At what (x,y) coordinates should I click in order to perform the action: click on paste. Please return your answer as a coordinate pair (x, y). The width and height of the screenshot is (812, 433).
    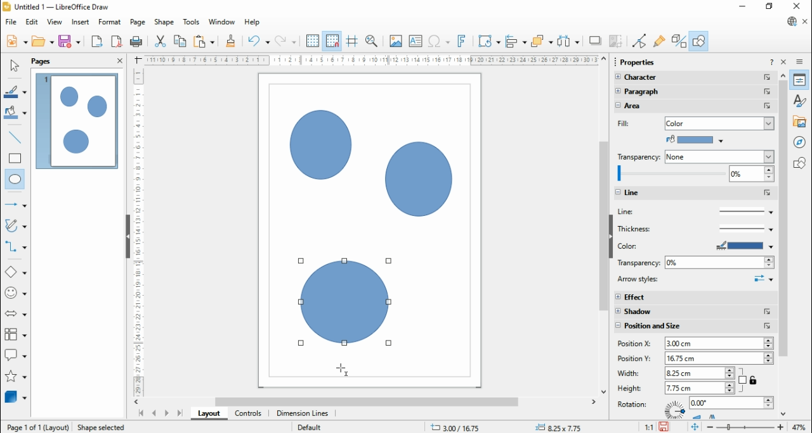
    Looking at the image, I should click on (203, 41).